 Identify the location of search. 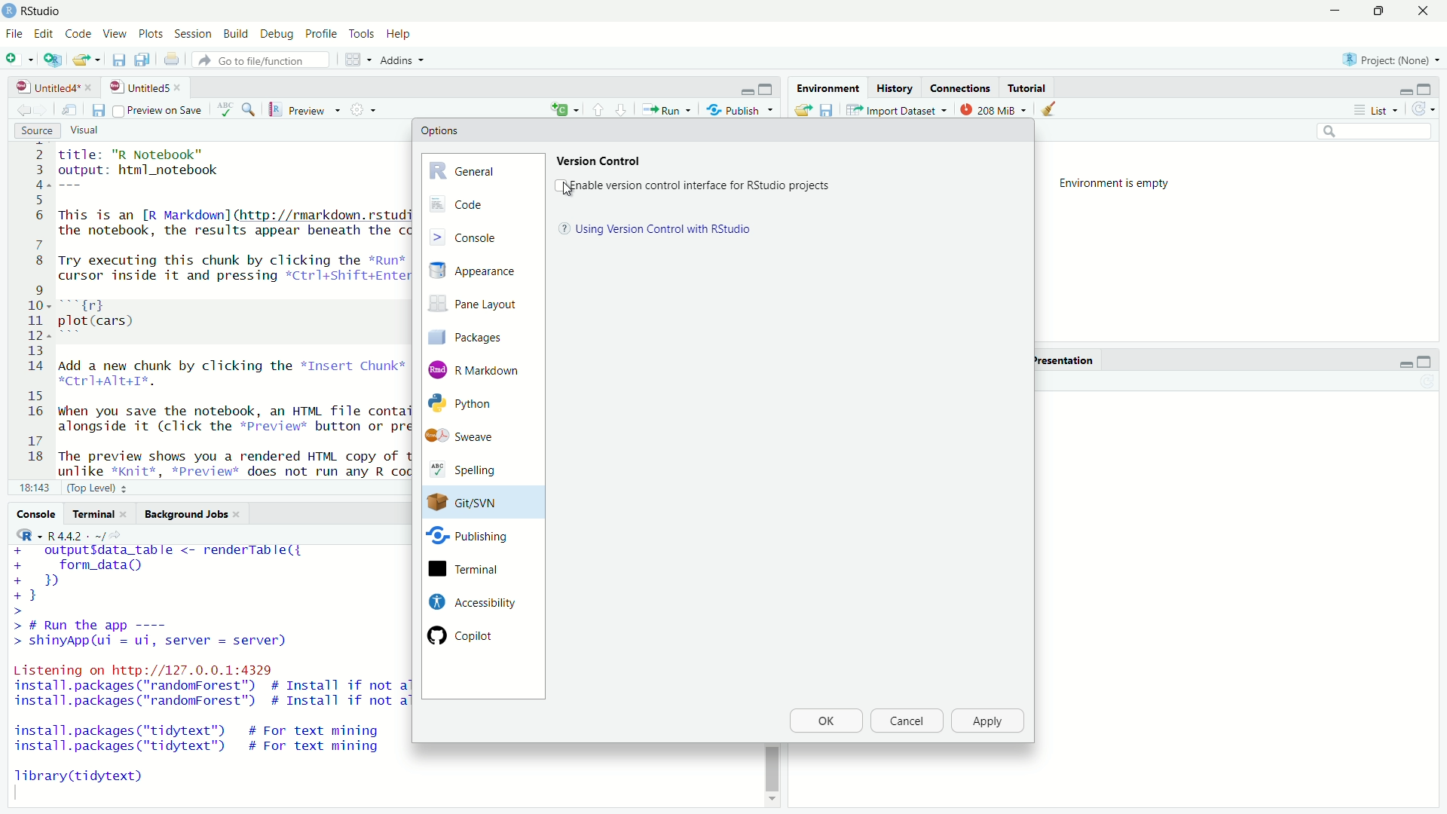
(1376, 133).